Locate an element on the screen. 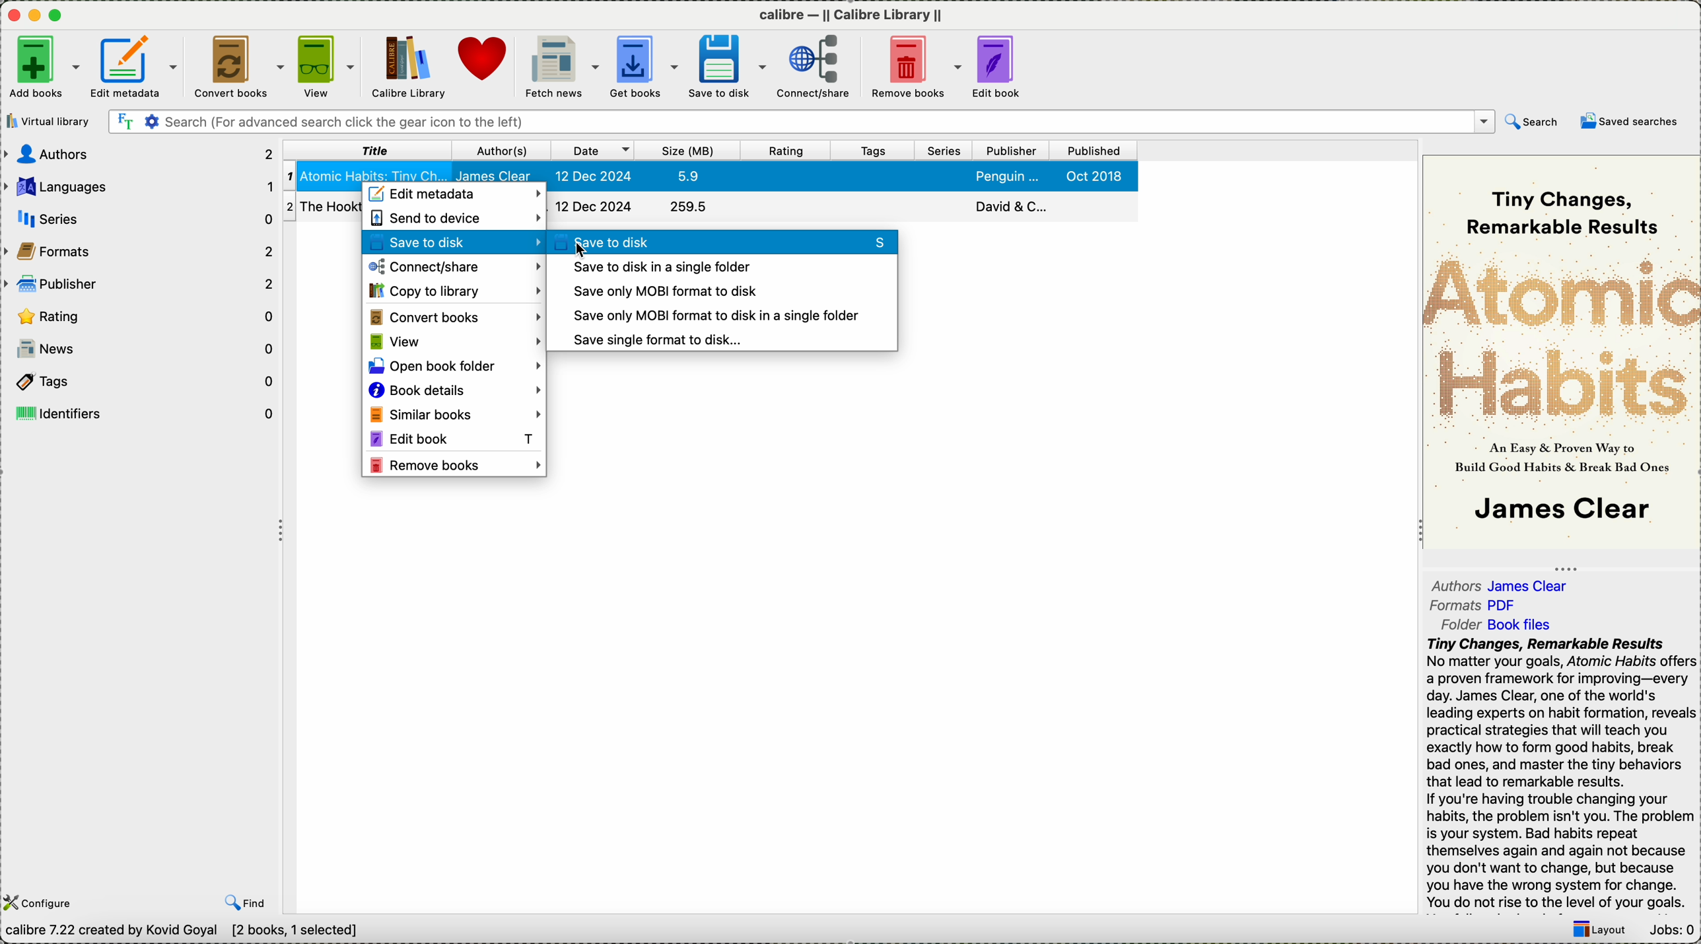 Image resolution: width=1701 pixels, height=944 pixels. layout is located at coordinates (1599, 931).